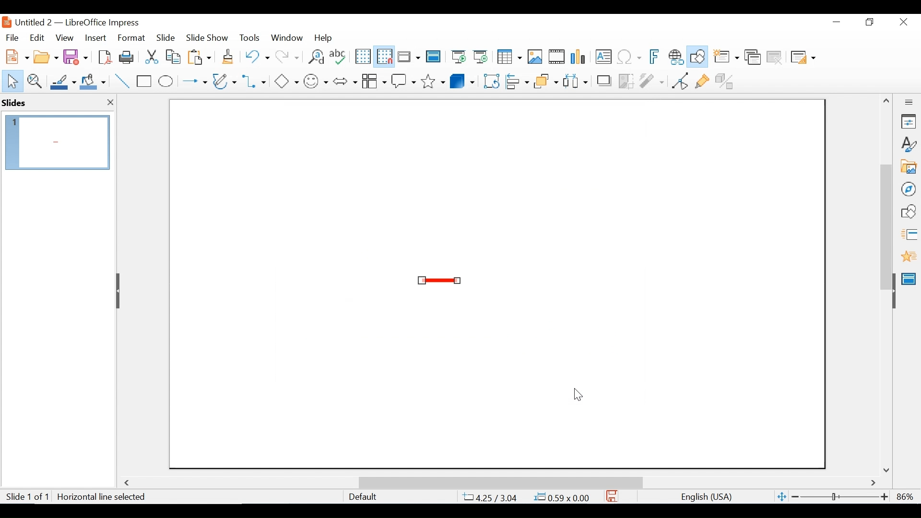  What do you see at coordinates (782, 497) in the screenshot?
I see `Fit Slide to current window` at bounding box center [782, 497].